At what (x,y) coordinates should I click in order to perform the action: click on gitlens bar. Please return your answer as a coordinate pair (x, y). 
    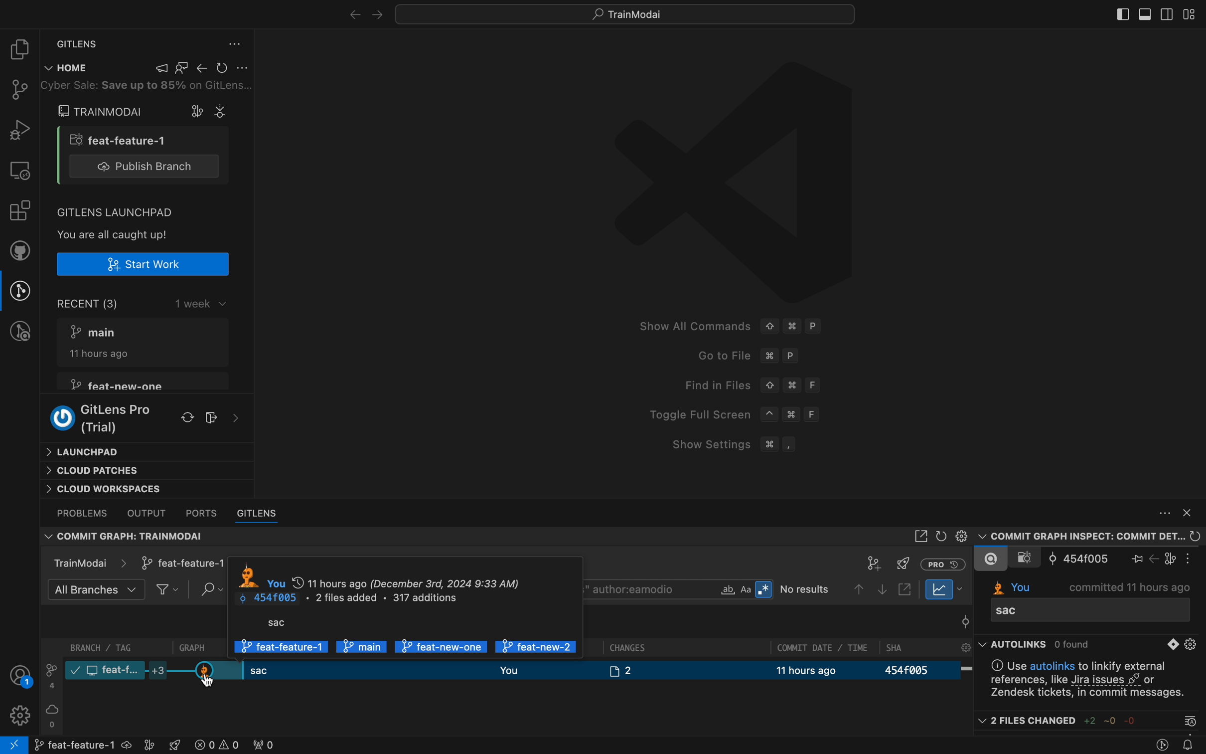
    Looking at the image, I should click on (259, 513).